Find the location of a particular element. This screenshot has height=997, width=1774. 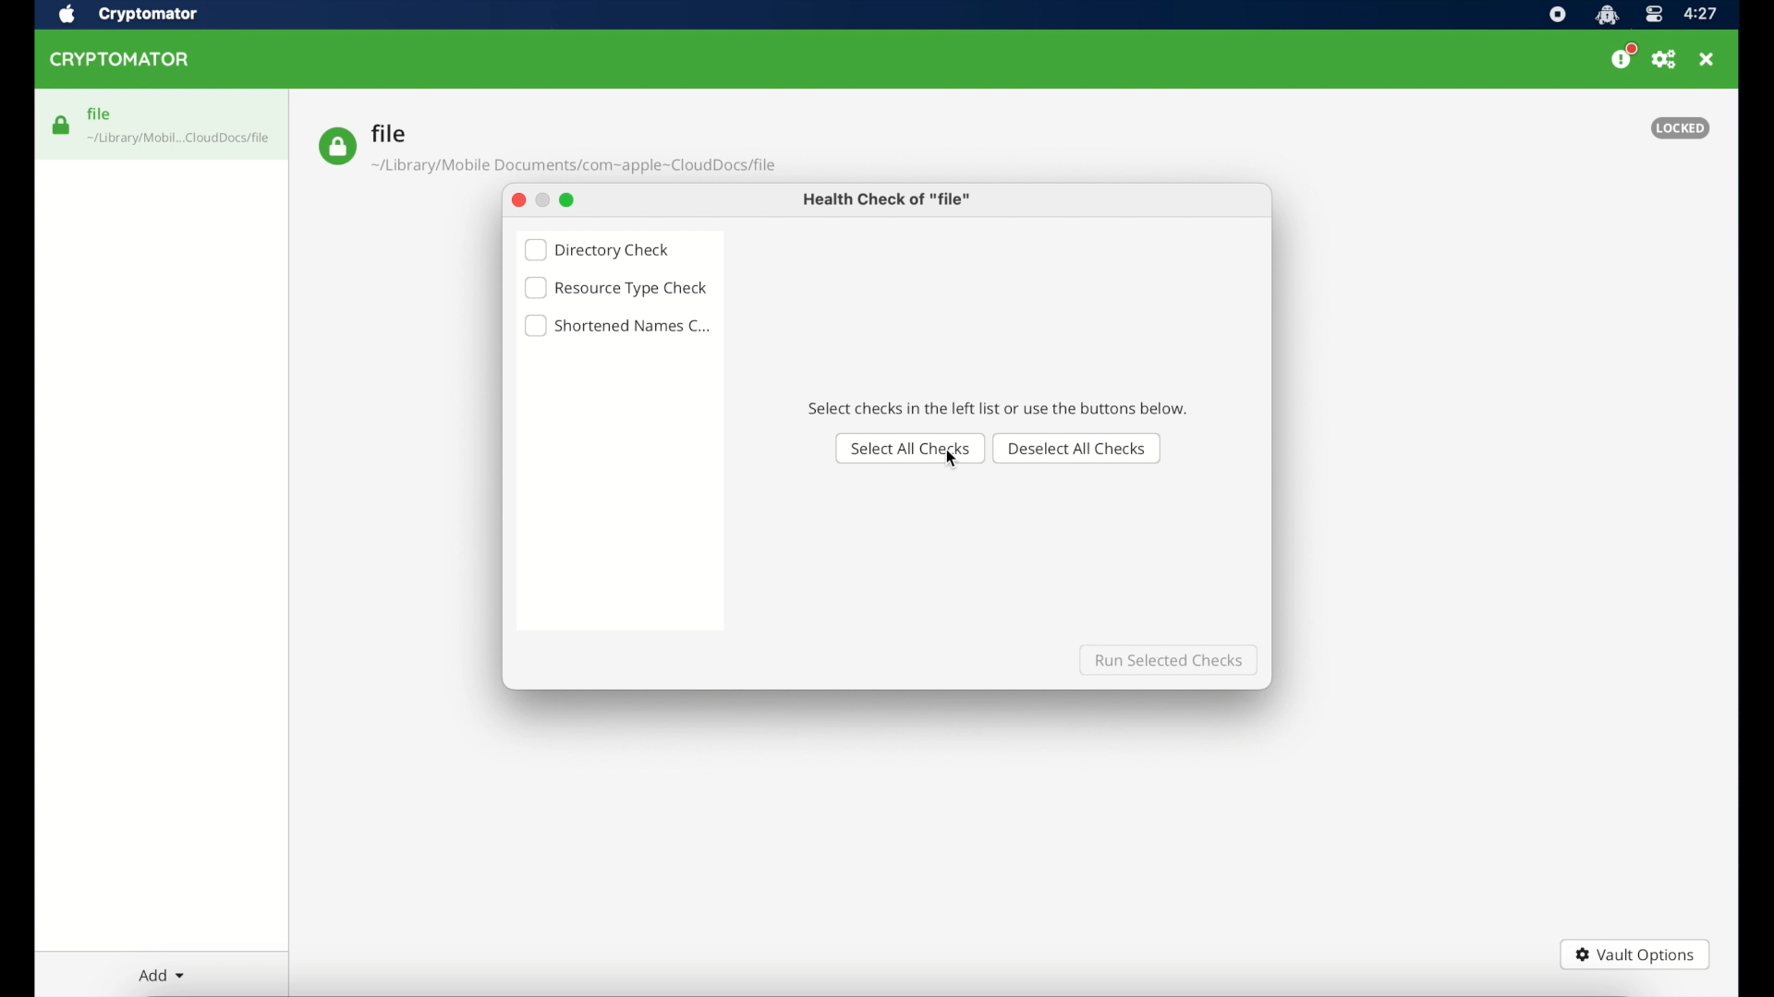

run selected checks is located at coordinates (1166, 659).